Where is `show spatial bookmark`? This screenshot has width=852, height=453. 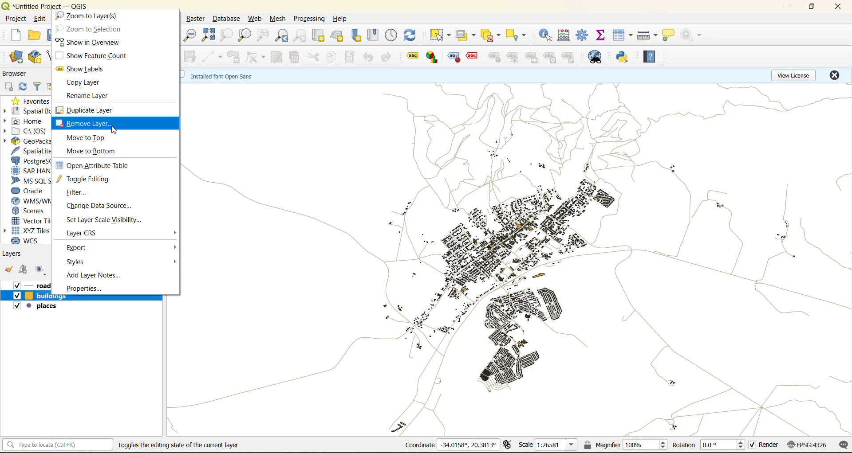
show spatial bookmark is located at coordinates (373, 34).